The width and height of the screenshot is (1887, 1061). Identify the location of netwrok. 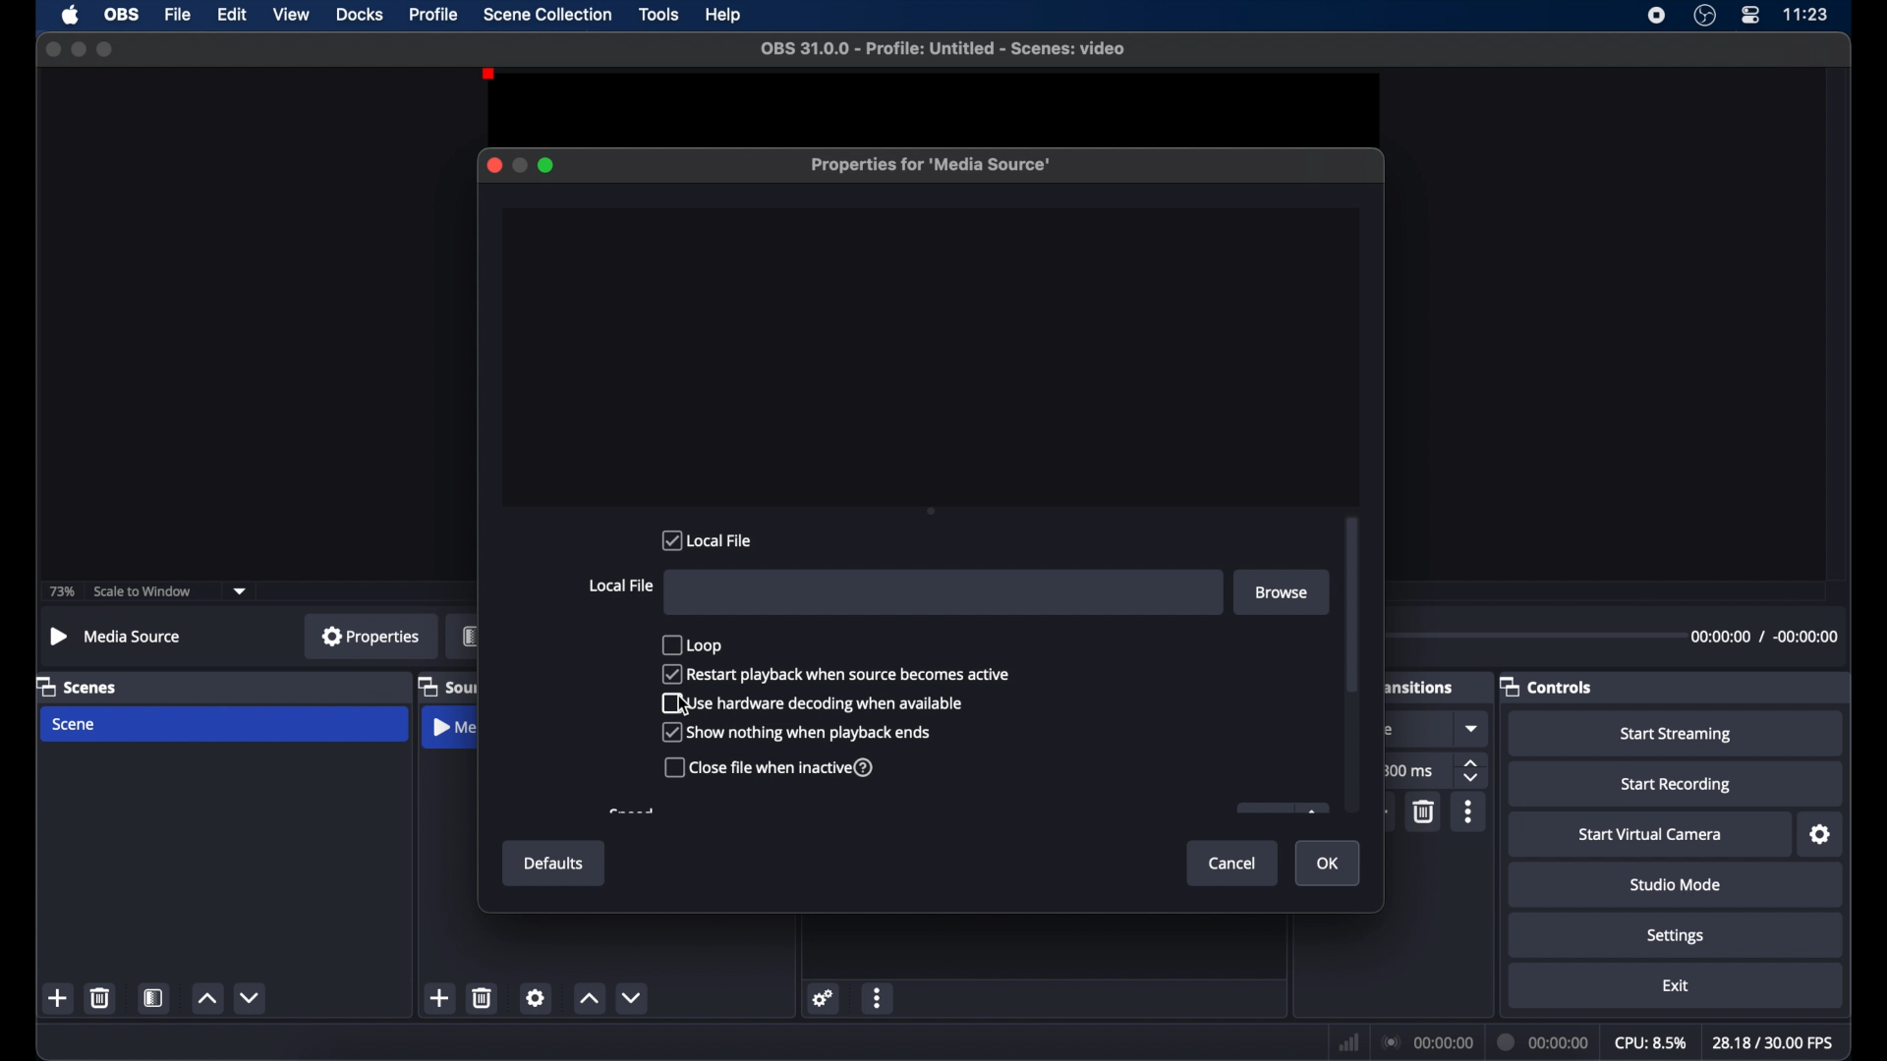
(1348, 1043).